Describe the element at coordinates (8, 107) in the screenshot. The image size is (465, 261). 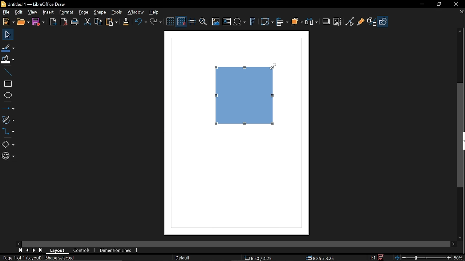
I see `Arrow` at that location.